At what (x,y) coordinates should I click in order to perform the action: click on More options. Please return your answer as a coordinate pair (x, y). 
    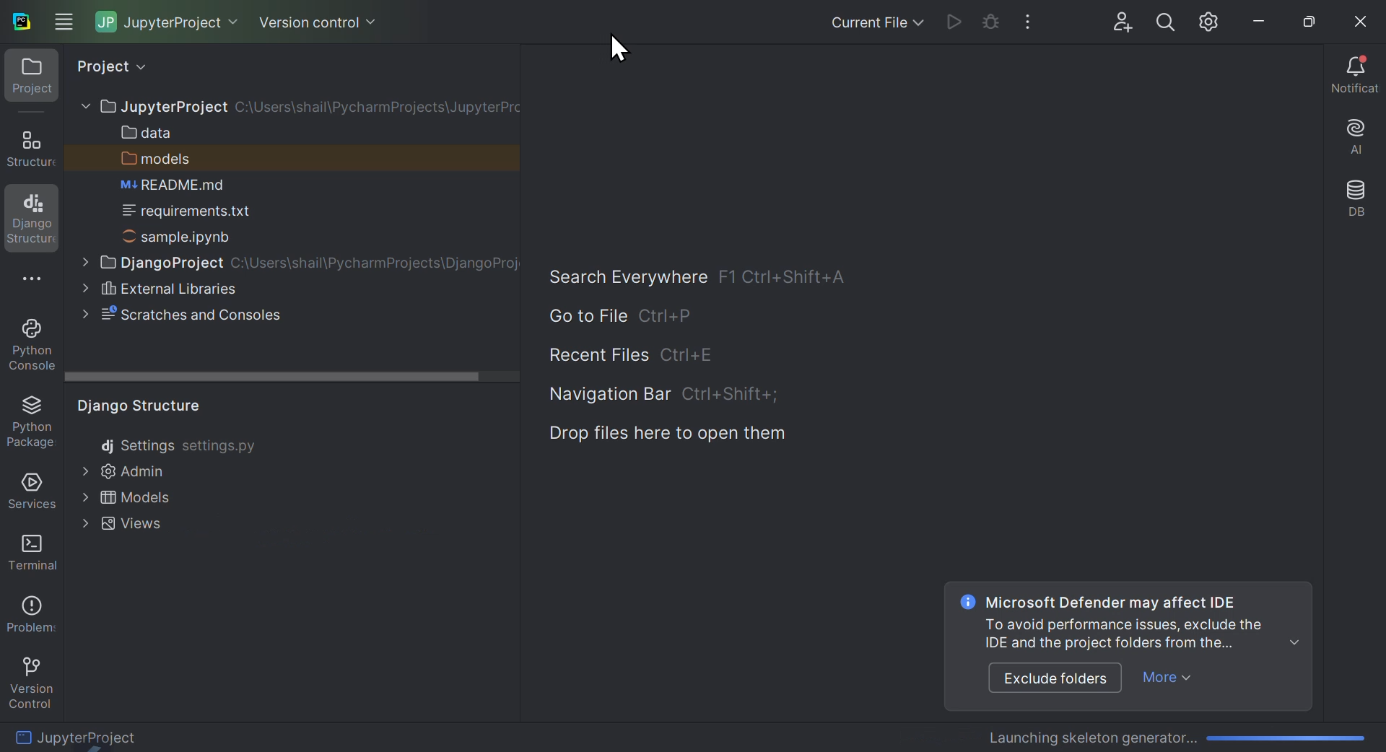
    Looking at the image, I should click on (33, 282).